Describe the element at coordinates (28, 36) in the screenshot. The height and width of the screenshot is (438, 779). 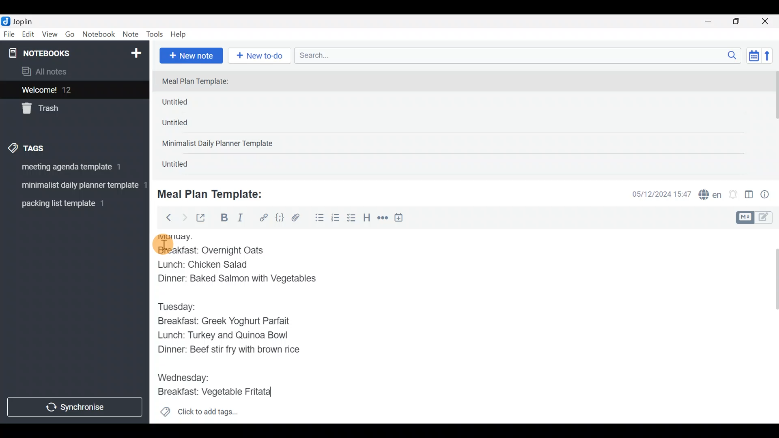
I see `Edit` at that location.